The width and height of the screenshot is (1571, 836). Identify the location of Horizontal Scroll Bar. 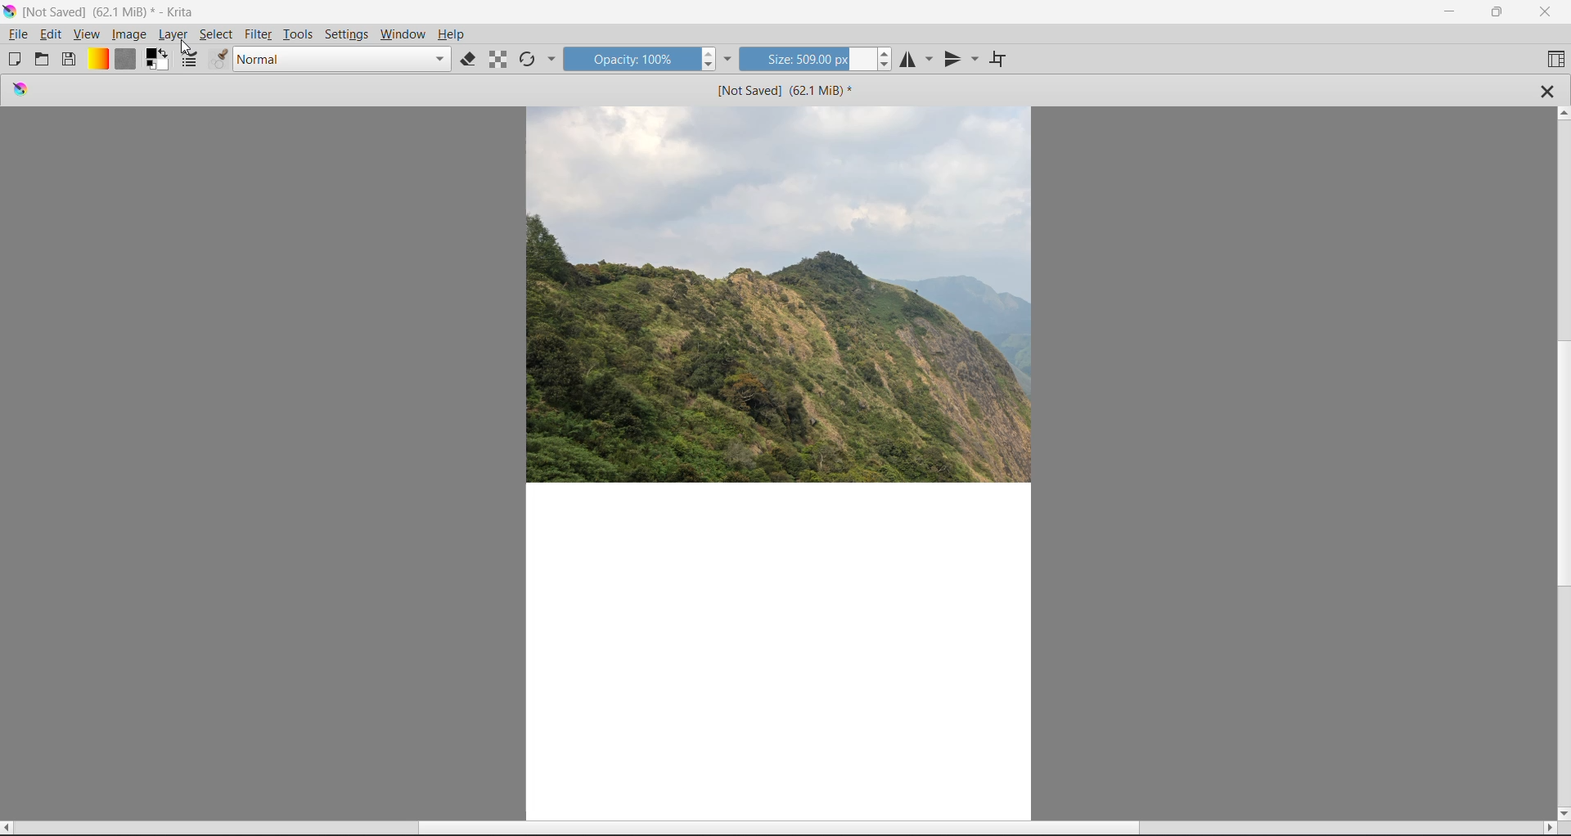
(780, 829).